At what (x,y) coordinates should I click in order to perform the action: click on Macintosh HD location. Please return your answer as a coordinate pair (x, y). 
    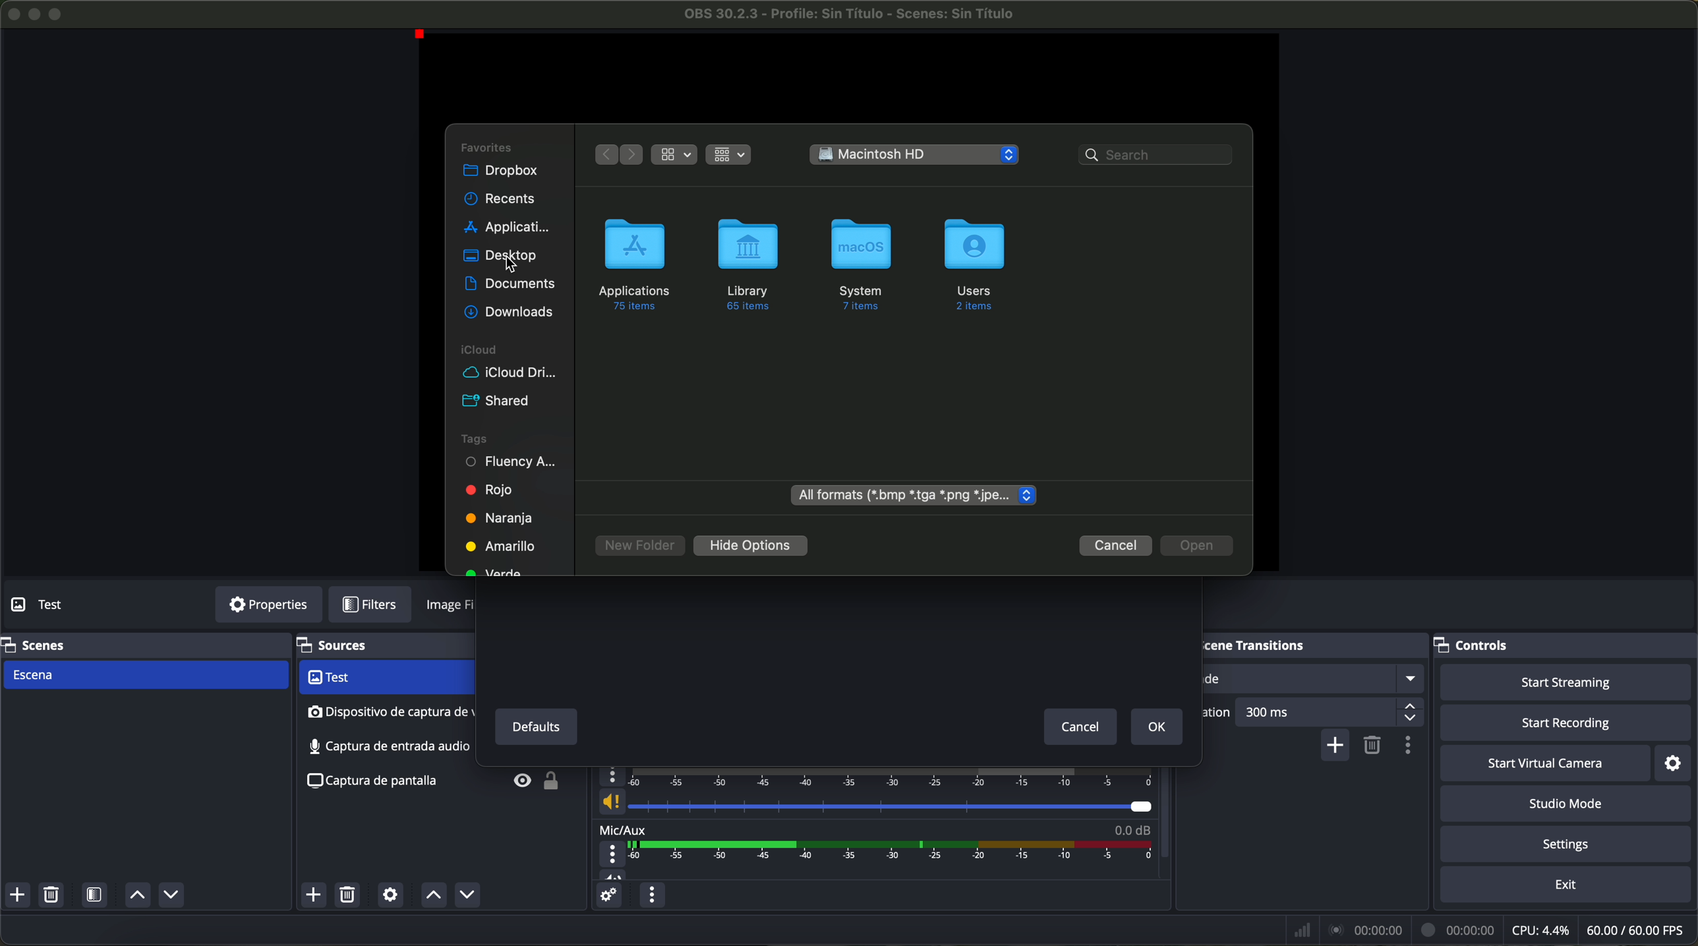
    Looking at the image, I should click on (914, 155).